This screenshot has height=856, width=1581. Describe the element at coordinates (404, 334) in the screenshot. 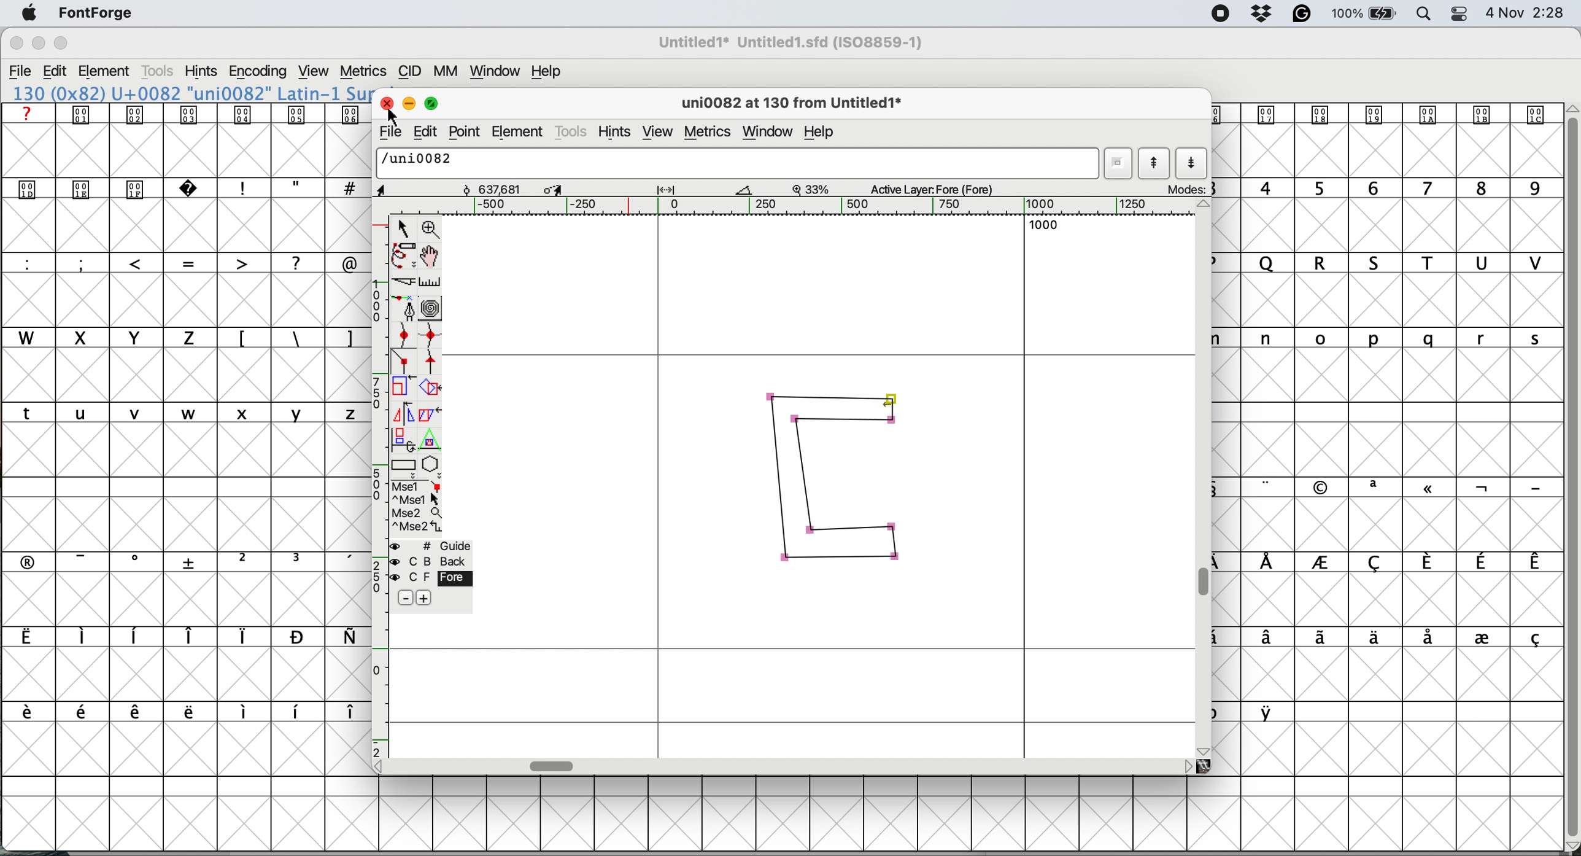

I see `add a curve point` at that location.